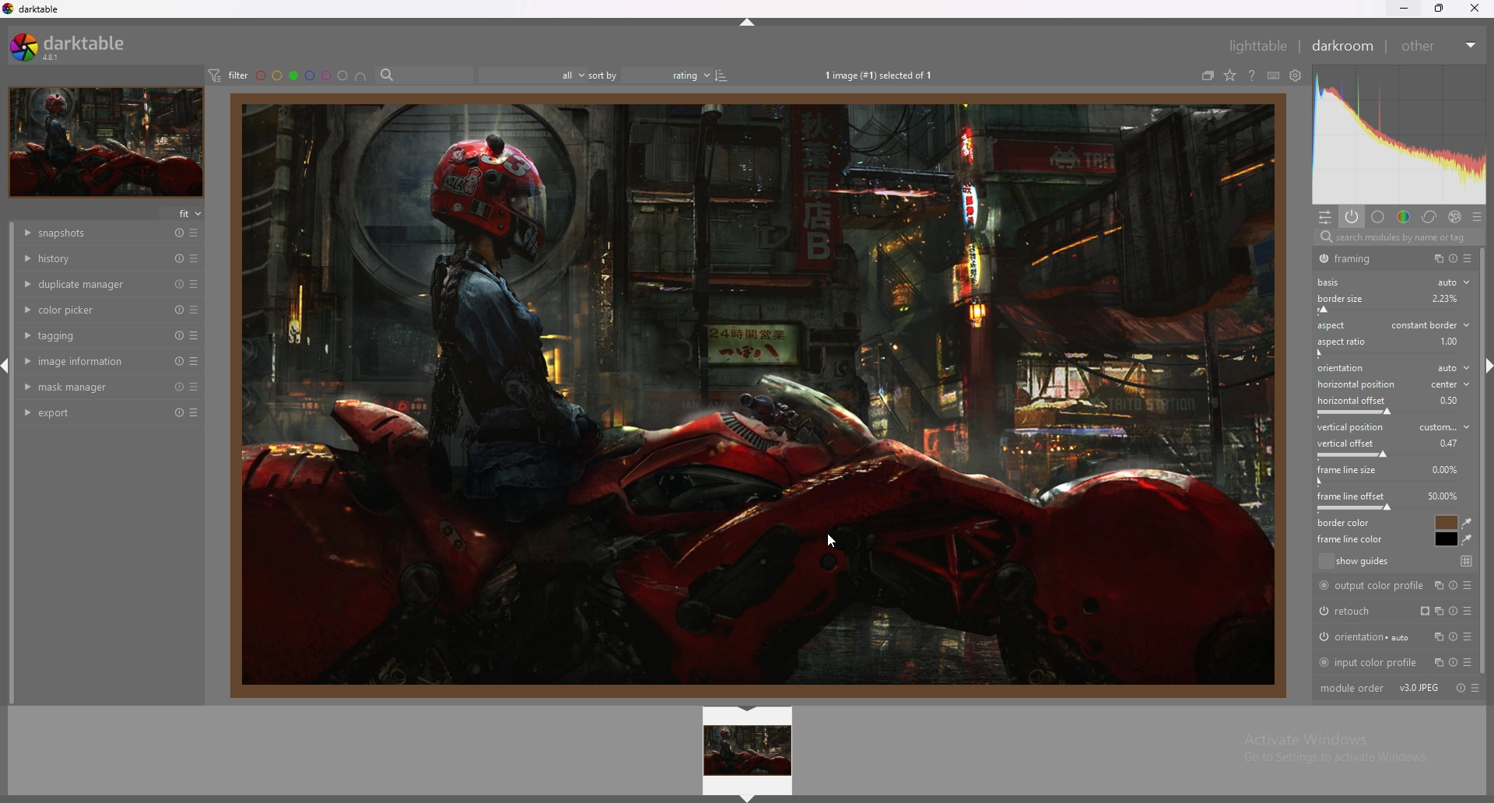  I want to click on darkroom, so click(1341, 46).